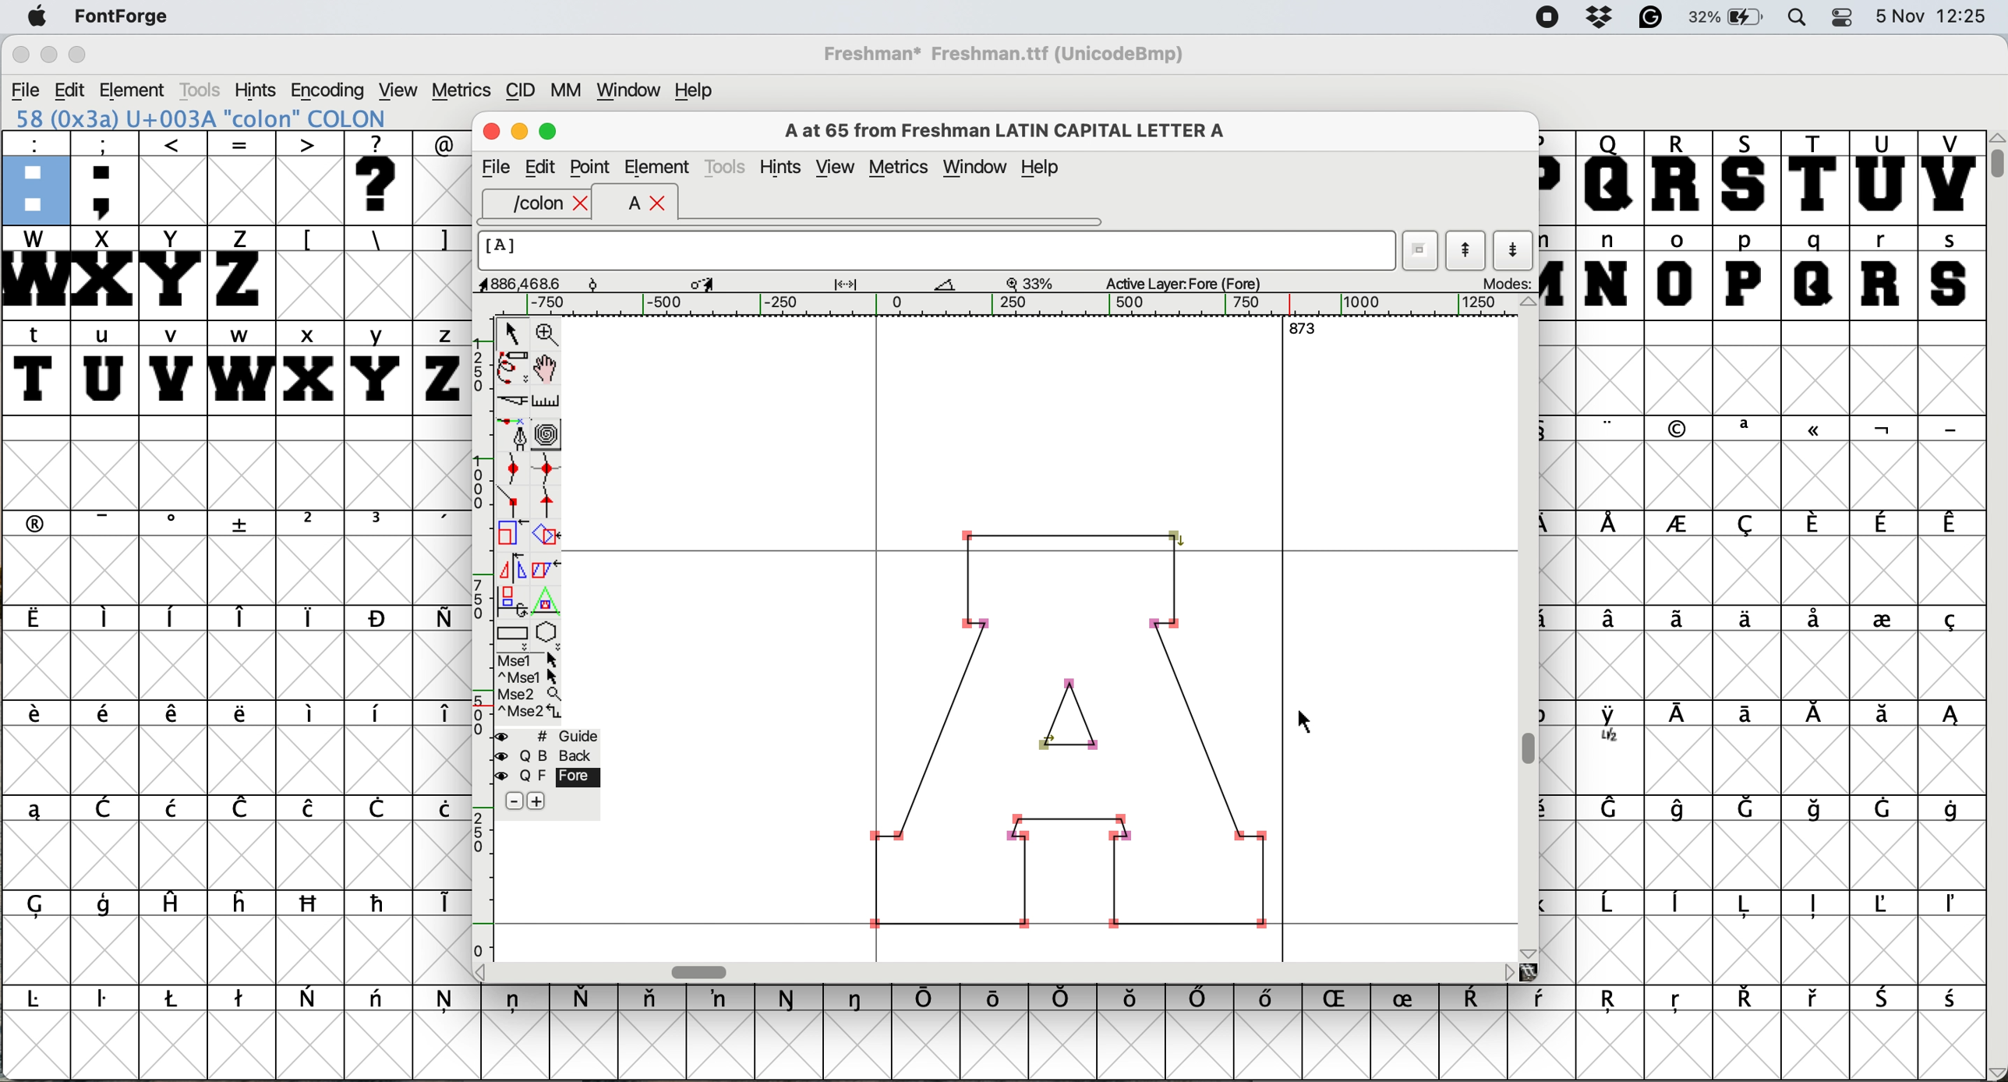  Describe the element at coordinates (242, 808) in the screenshot. I see `symbol` at that location.